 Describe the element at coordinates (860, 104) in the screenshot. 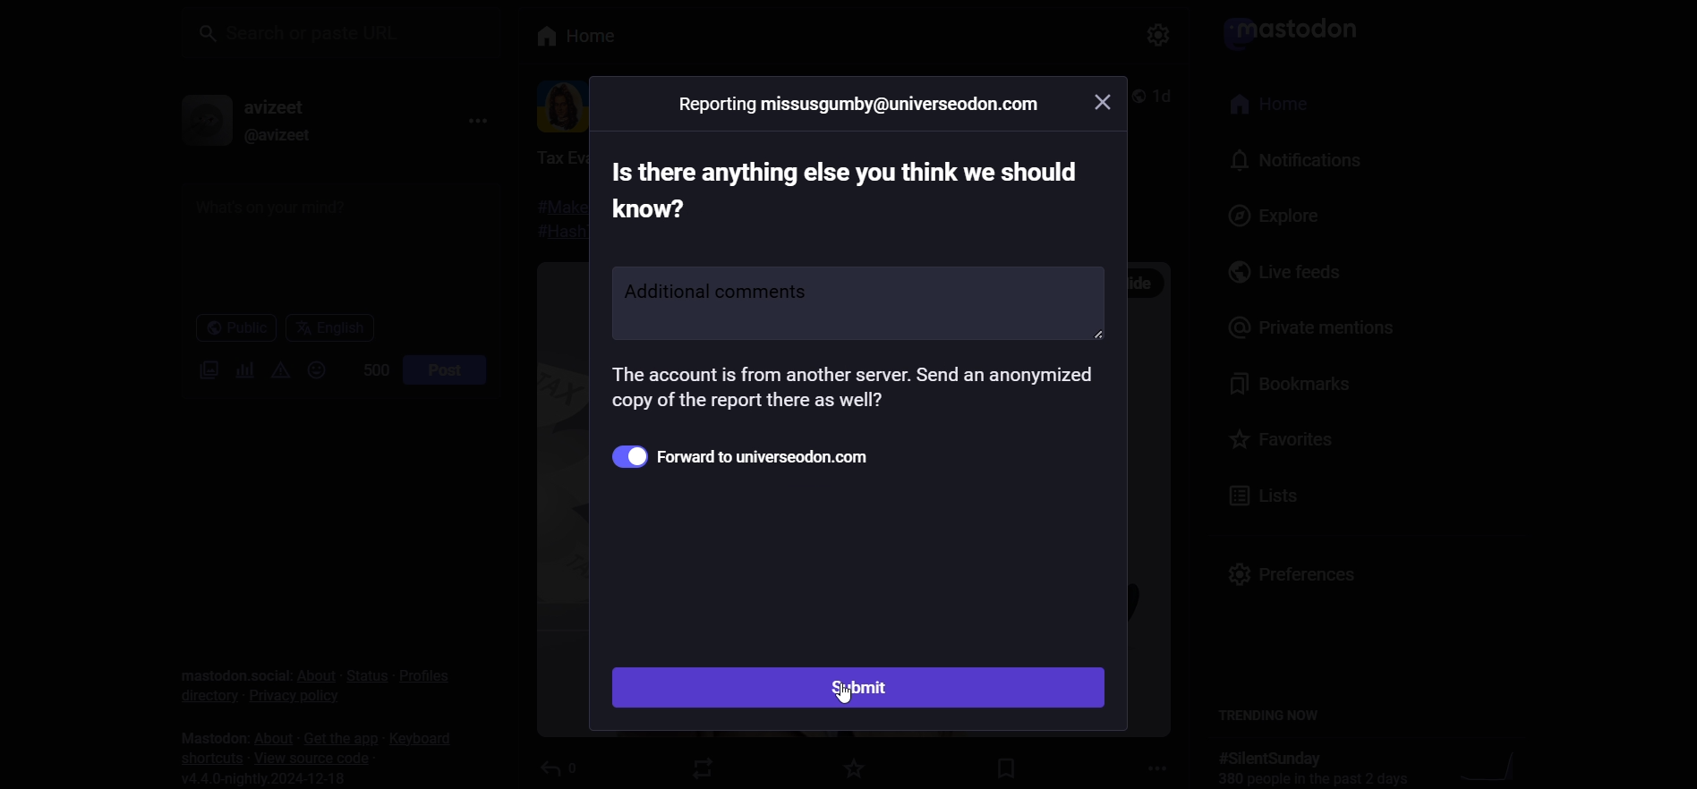

I see `reporting ID` at that location.